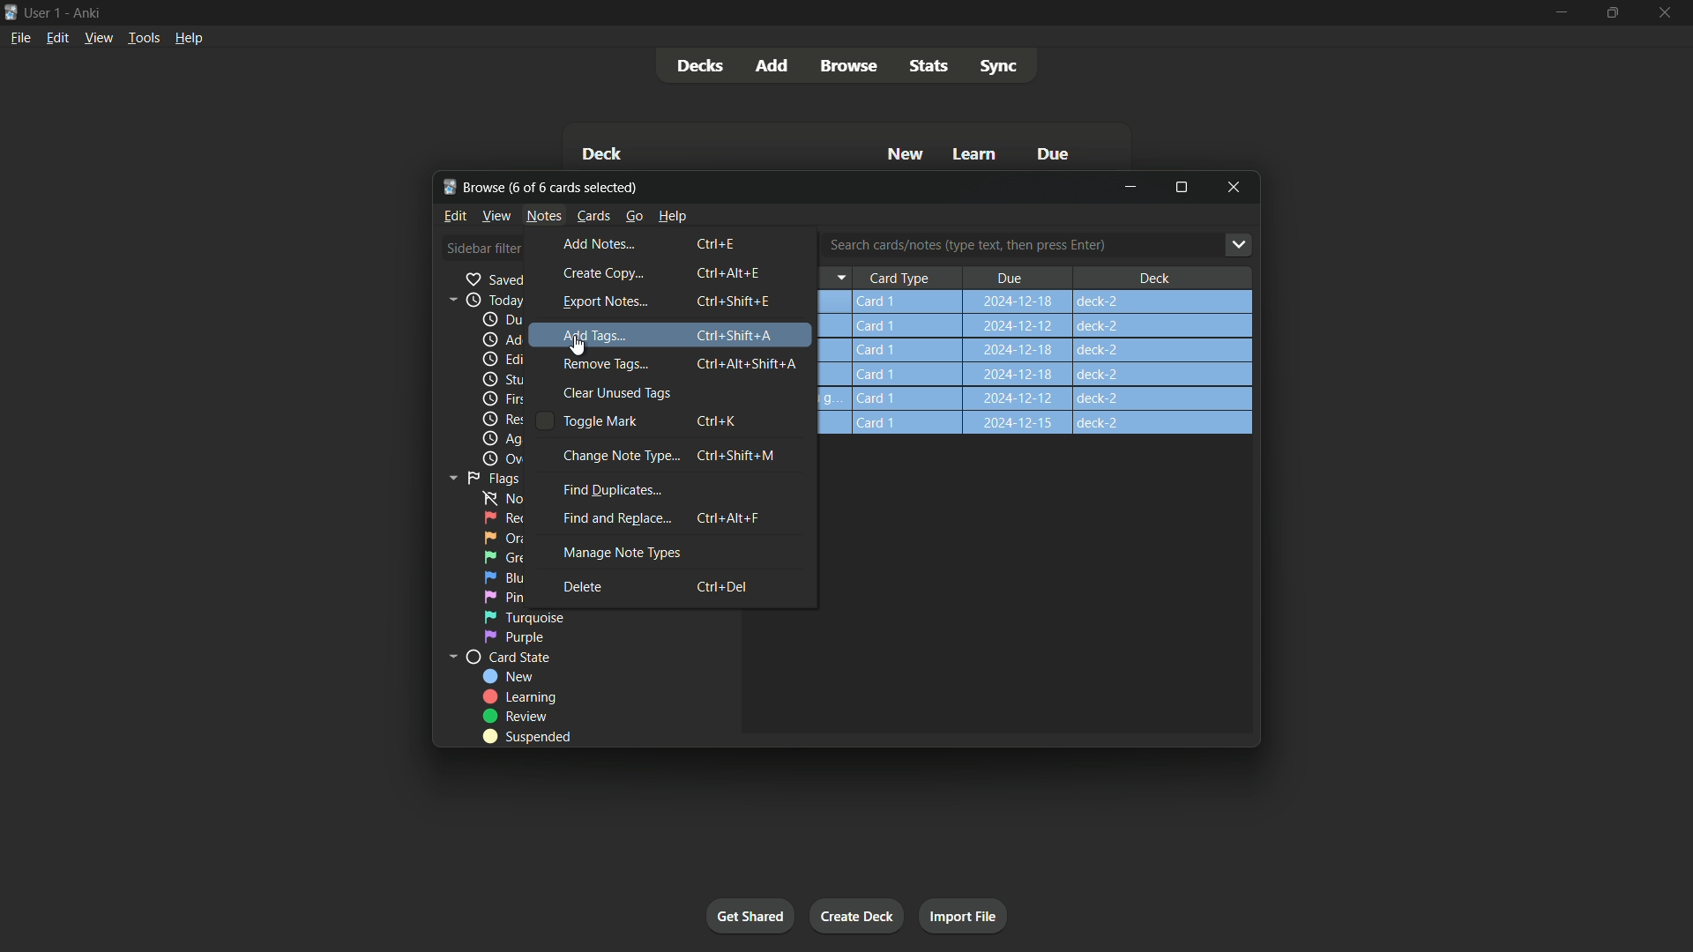 This screenshot has height=952, width=1693. Describe the element at coordinates (616, 517) in the screenshot. I see `find and replace` at that location.